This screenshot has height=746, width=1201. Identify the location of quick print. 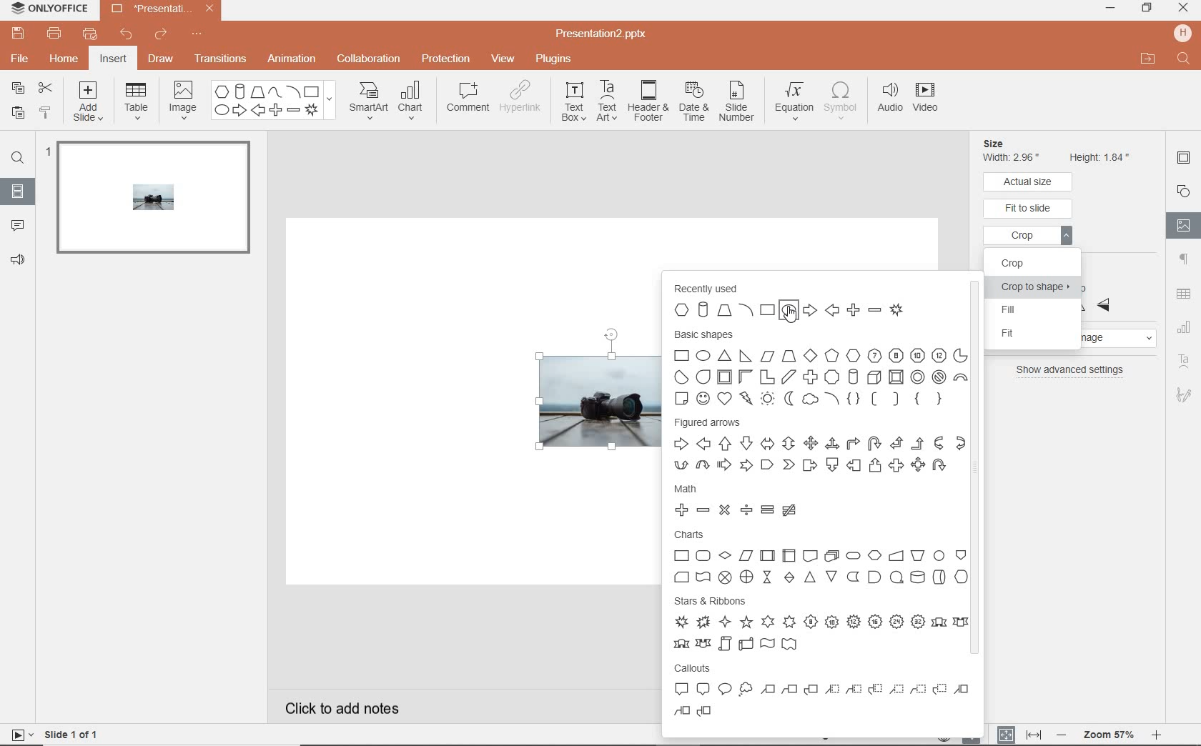
(91, 33).